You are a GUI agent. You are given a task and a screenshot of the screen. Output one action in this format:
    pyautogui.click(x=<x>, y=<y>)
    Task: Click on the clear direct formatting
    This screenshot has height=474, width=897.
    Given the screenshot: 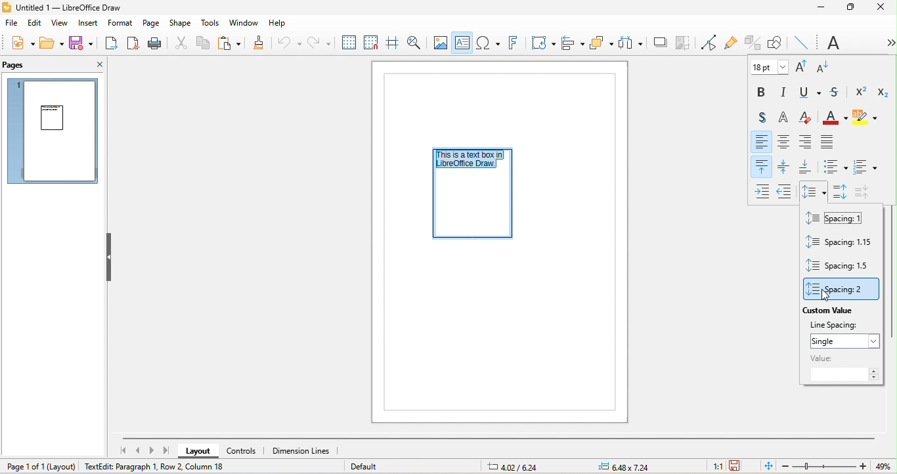 What is the action you would take?
    pyautogui.click(x=809, y=117)
    